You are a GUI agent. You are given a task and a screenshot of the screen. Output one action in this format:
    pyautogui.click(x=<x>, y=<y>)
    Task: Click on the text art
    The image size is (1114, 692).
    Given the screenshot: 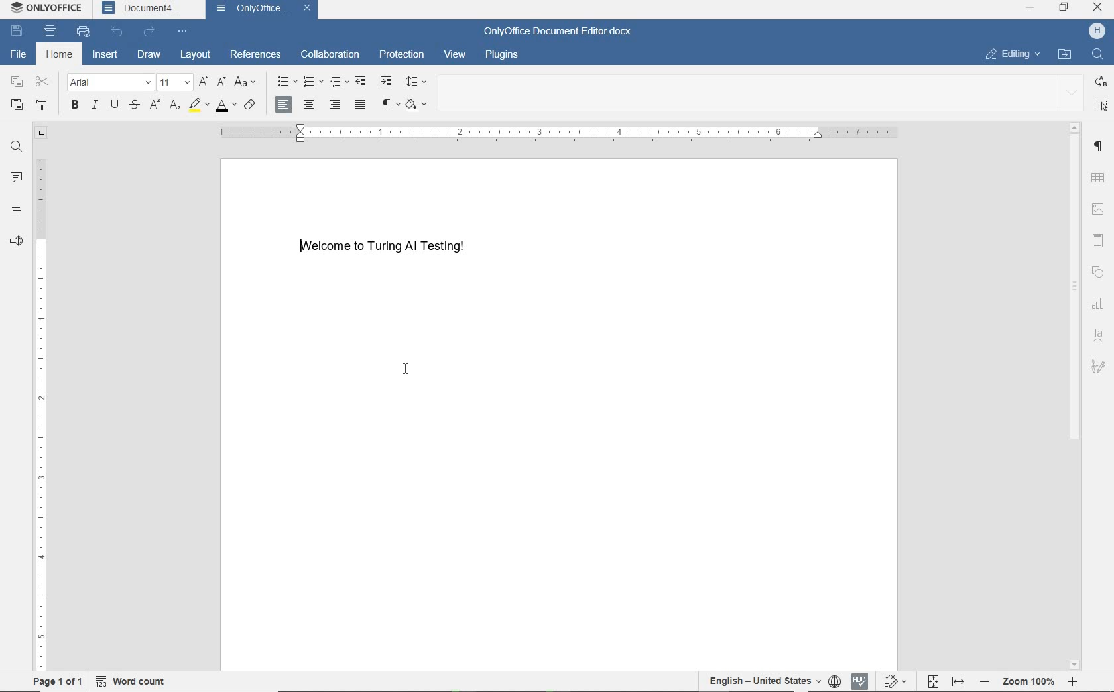 What is the action you would take?
    pyautogui.click(x=1100, y=335)
    